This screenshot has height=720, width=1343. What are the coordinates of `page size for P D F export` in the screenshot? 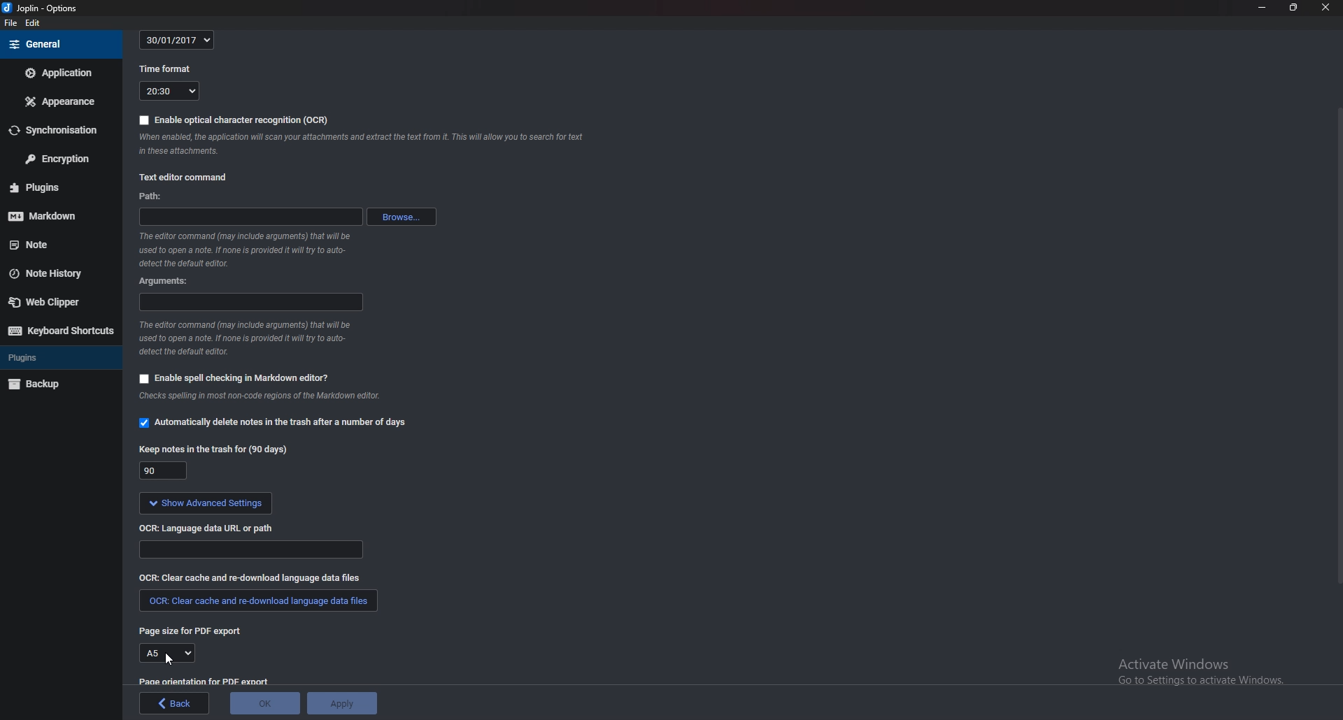 It's located at (196, 633).